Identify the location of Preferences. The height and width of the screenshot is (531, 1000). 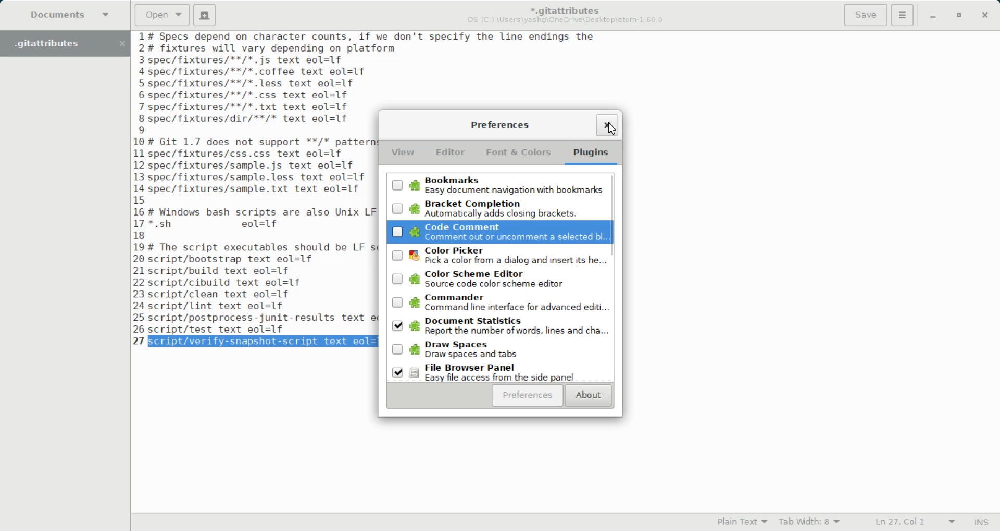
(499, 124).